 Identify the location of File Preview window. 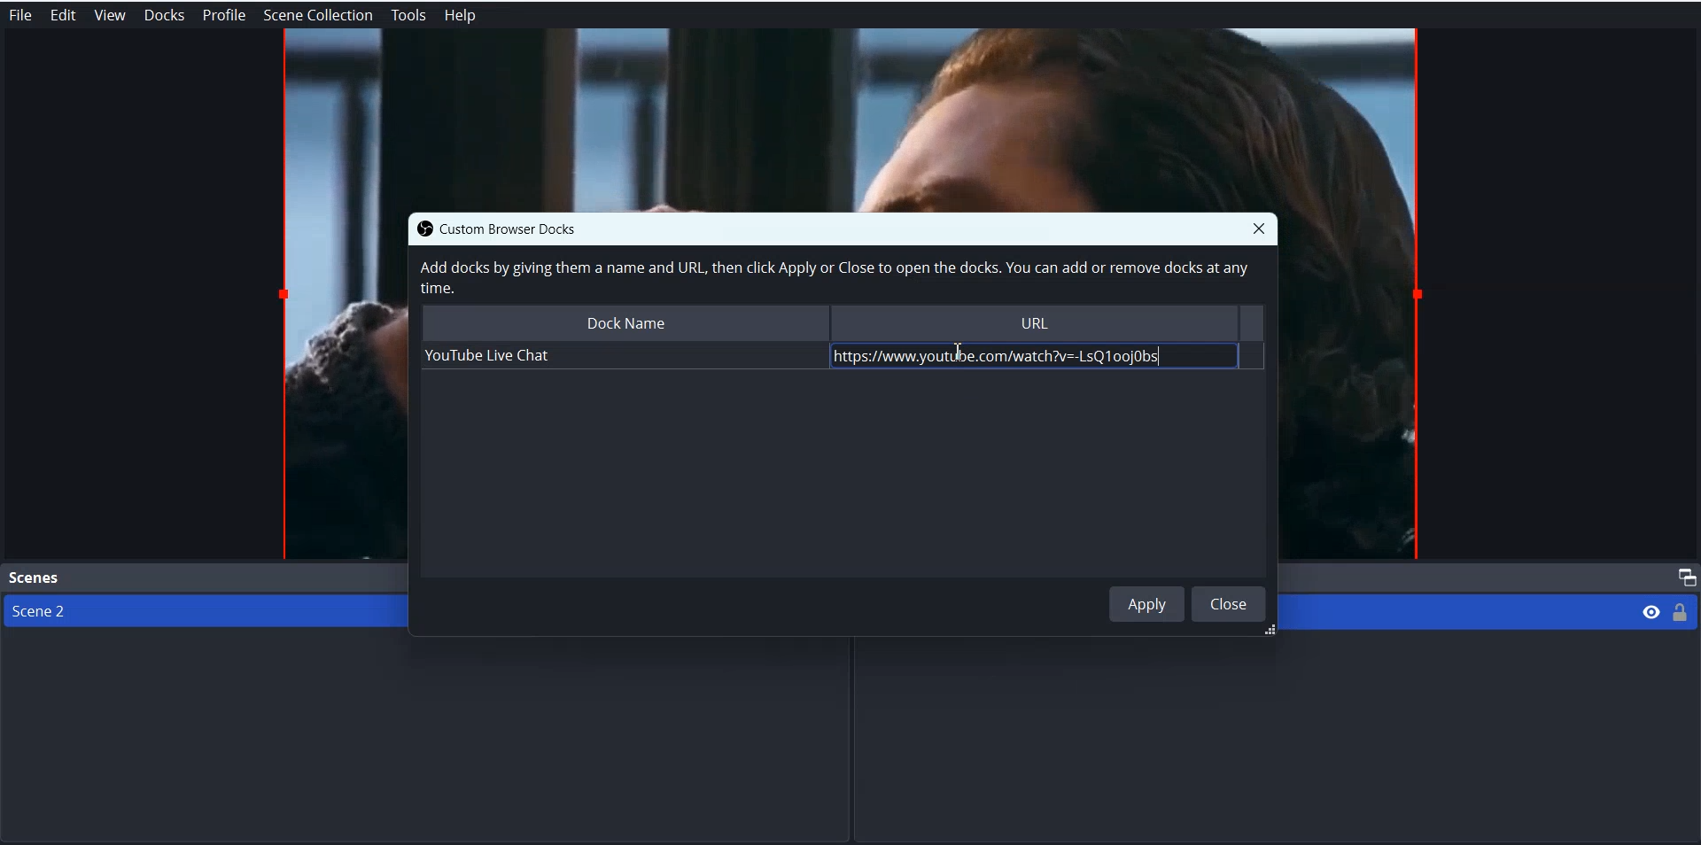
(340, 385).